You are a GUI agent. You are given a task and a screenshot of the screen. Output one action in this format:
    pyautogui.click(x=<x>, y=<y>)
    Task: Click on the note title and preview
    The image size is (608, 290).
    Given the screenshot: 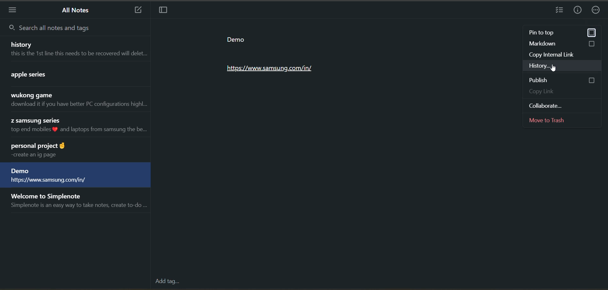 What is the action you would take?
    pyautogui.click(x=75, y=48)
    